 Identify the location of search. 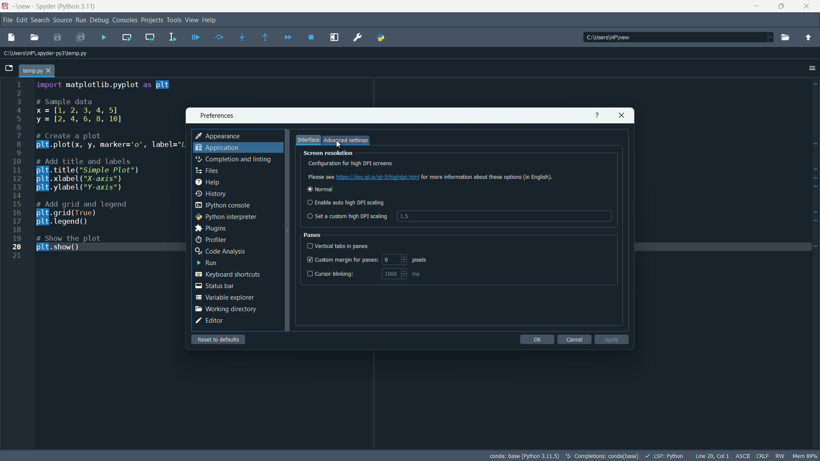
(40, 20).